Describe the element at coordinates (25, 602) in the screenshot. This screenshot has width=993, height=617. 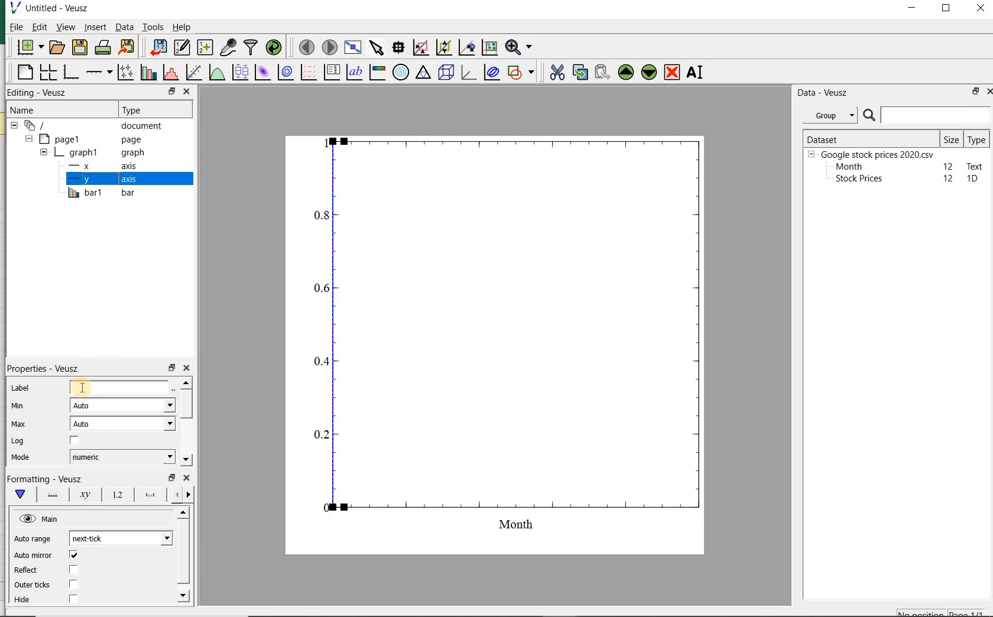
I see `Hide` at that location.